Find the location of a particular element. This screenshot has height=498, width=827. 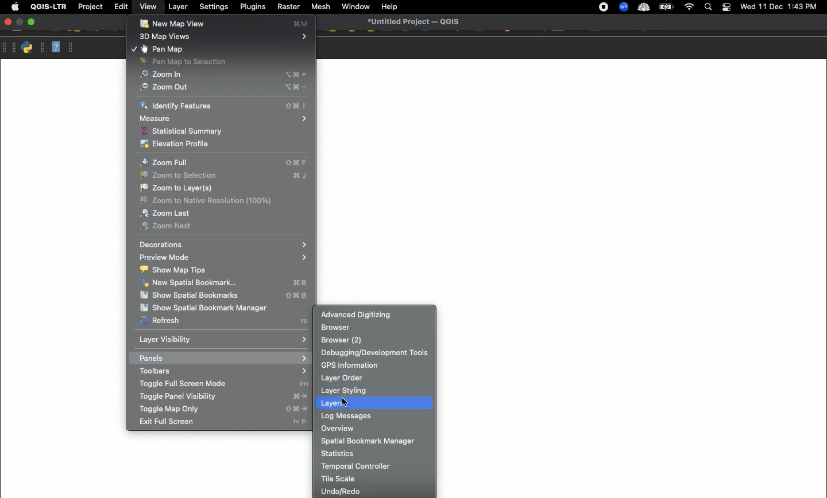

Measure is located at coordinates (225, 118).